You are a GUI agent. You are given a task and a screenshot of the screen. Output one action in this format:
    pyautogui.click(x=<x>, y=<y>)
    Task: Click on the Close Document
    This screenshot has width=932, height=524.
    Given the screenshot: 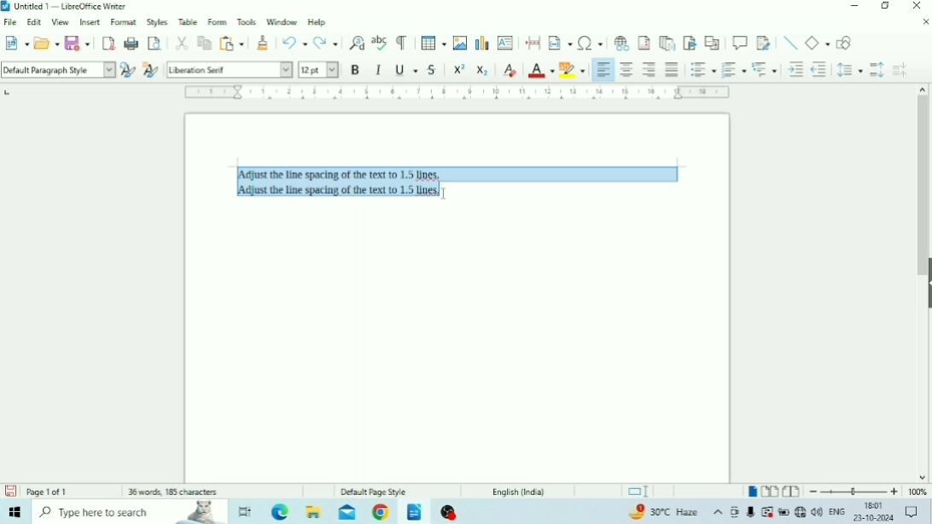 What is the action you would take?
    pyautogui.click(x=924, y=22)
    